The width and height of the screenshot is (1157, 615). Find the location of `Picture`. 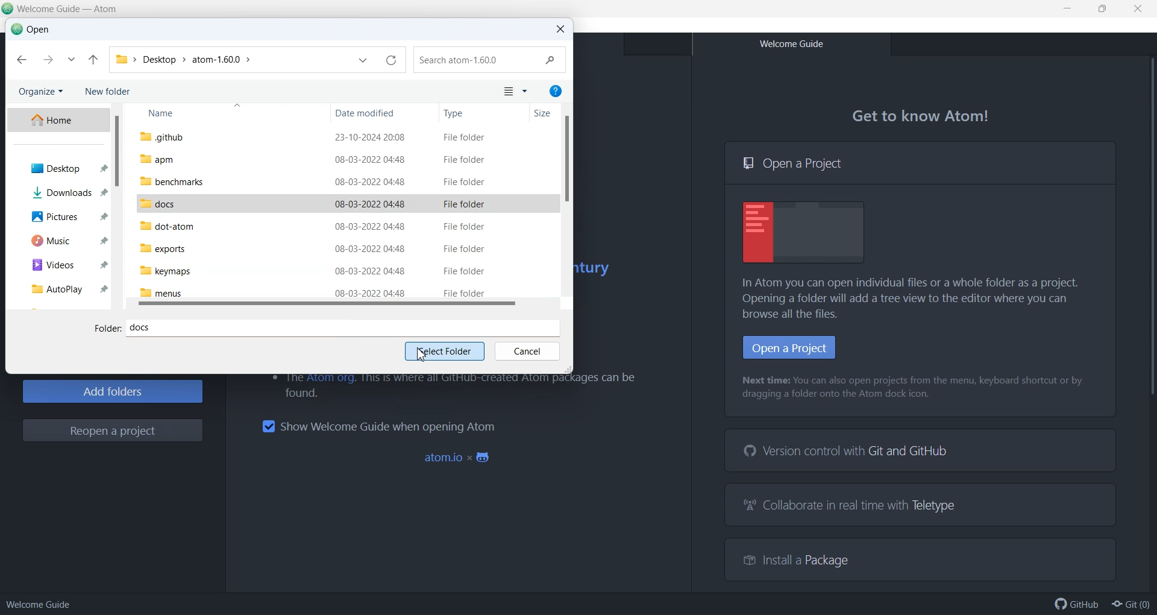

Picture is located at coordinates (59, 216).